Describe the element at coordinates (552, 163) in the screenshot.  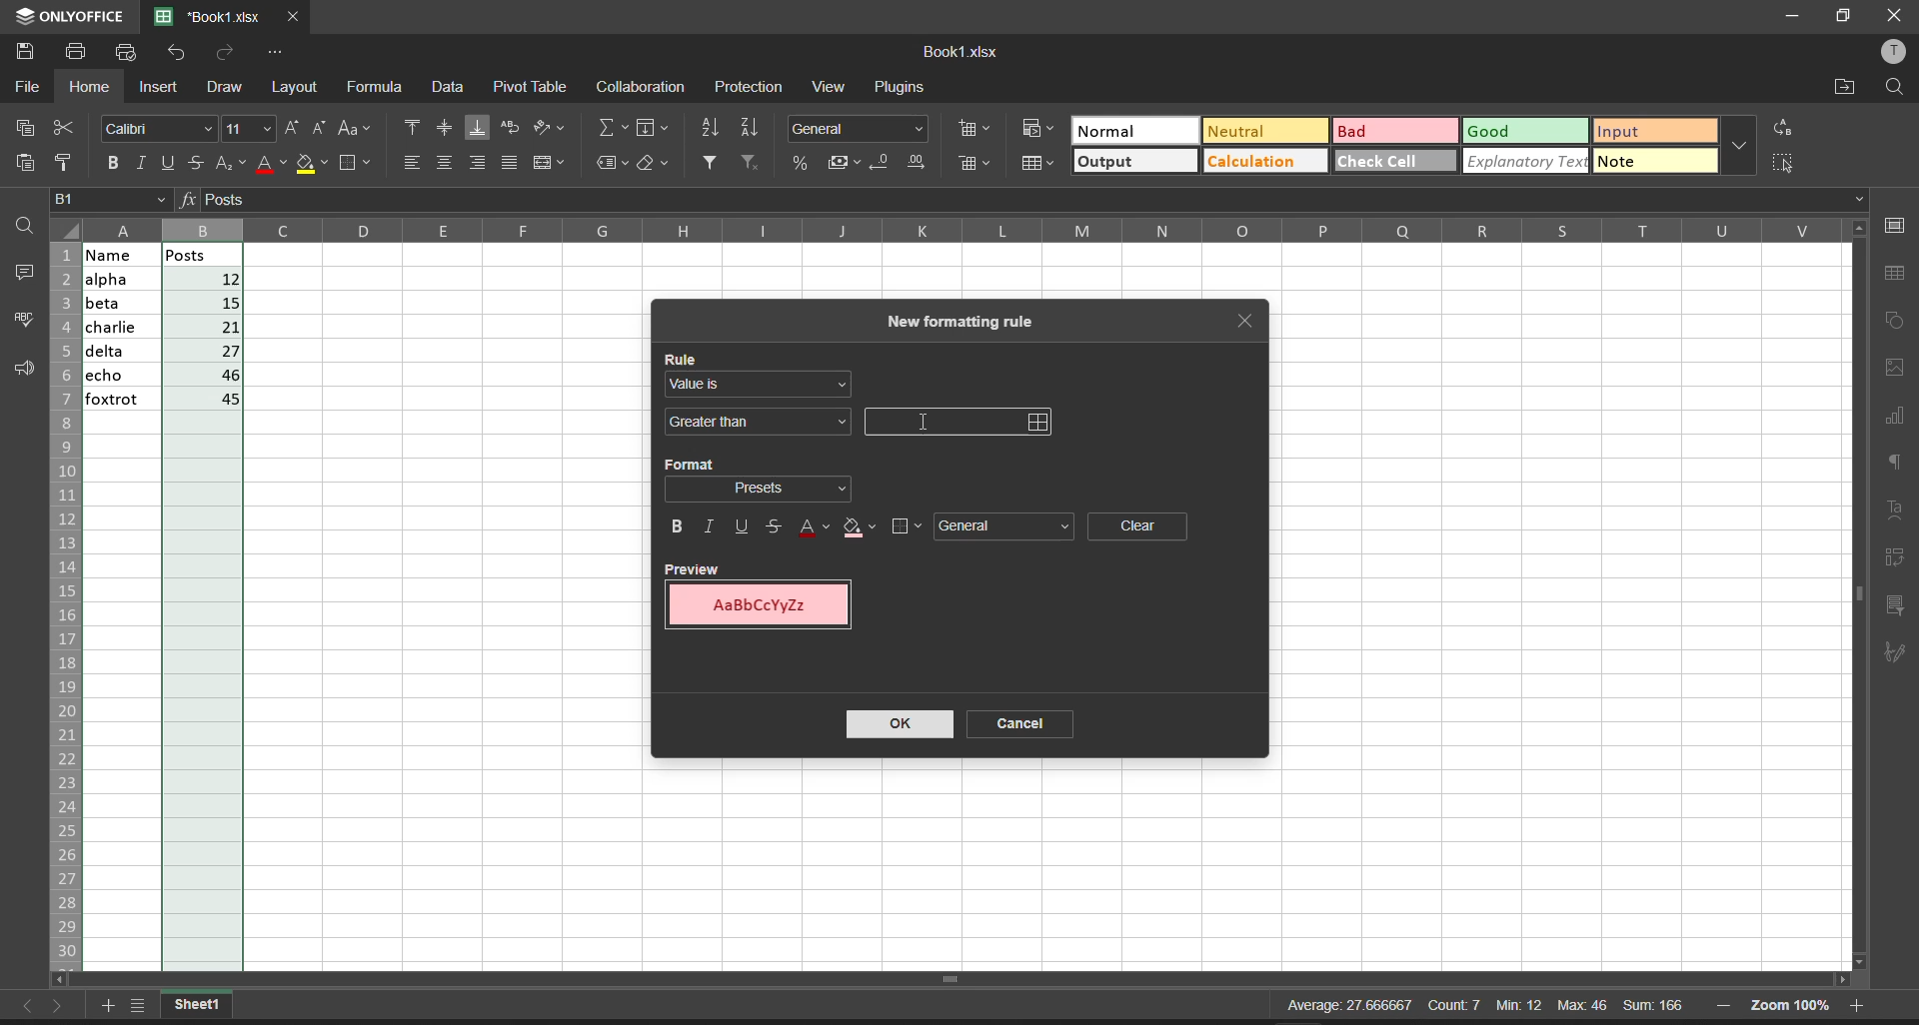
I see `merge and center` at that location.